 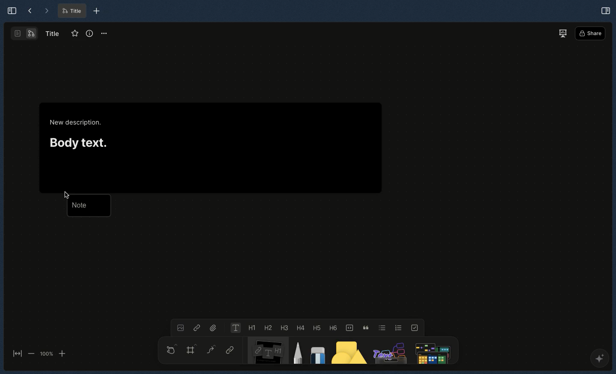 What do you see at coordinates (169, 348) in the screenshot?
I see `Hand` at bounding box center [169, 348].